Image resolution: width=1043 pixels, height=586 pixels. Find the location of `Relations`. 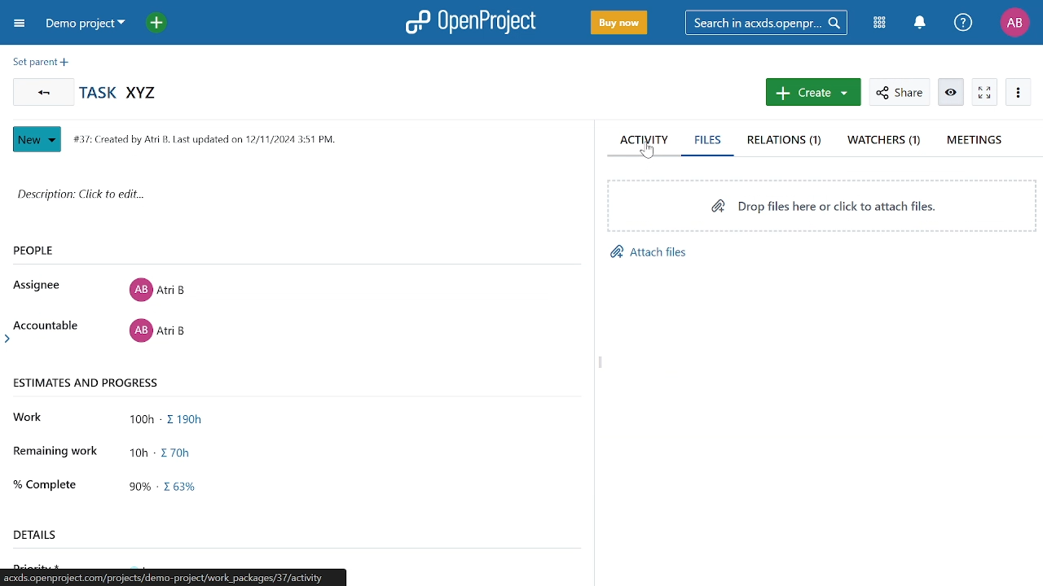

Relations is located at coordinates (786, 141).